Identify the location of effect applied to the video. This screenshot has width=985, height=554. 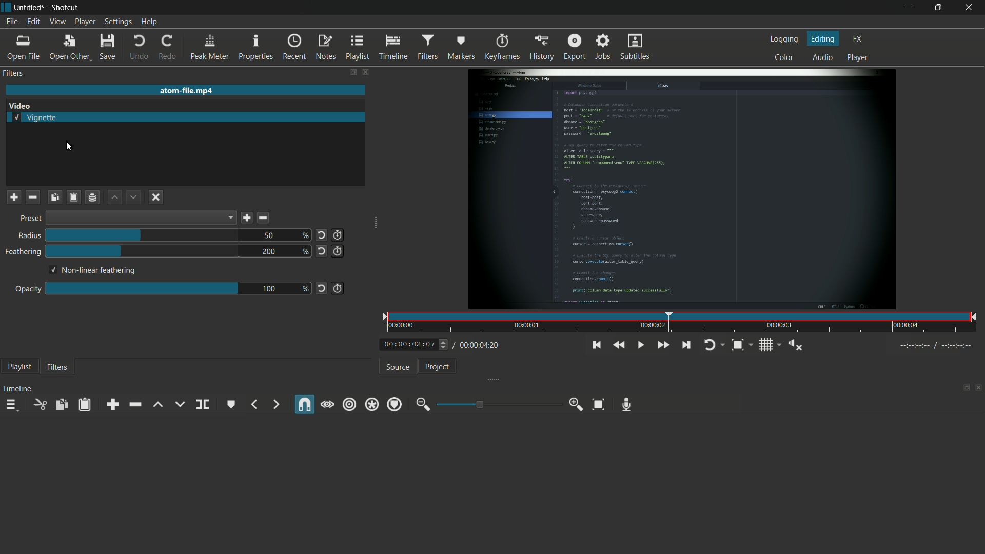
(681, 189).